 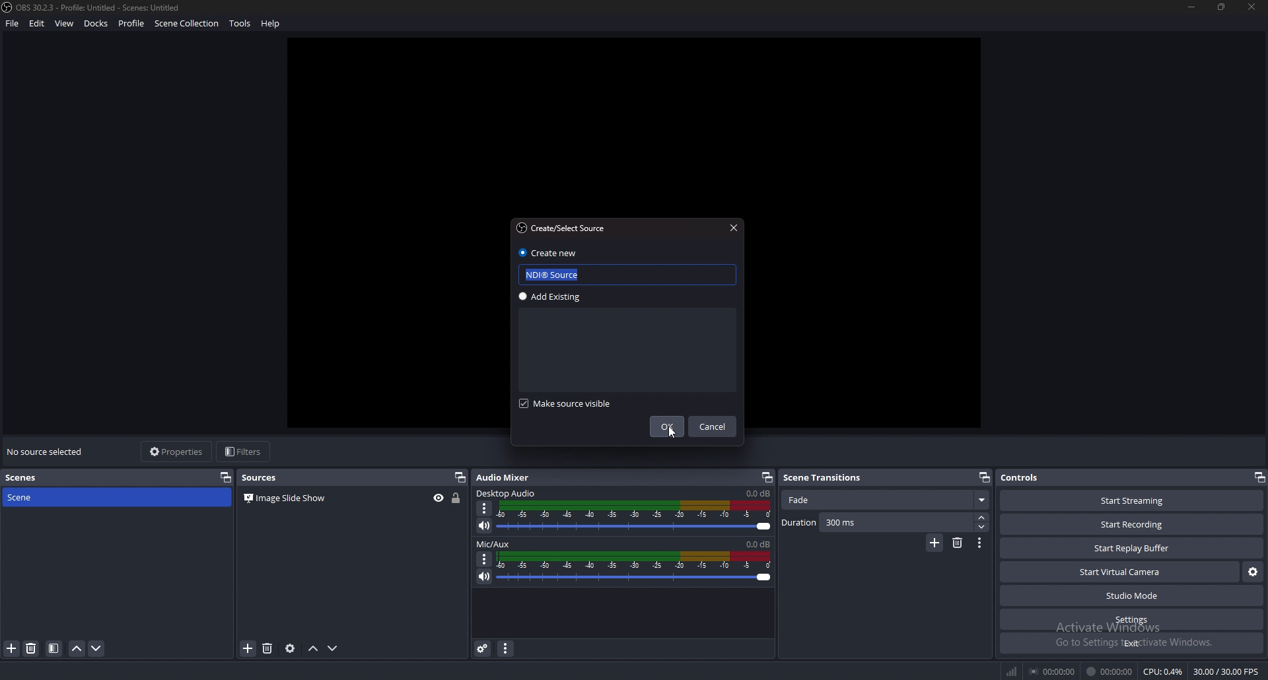 I want to click on edit, so click(x=38, y=23).